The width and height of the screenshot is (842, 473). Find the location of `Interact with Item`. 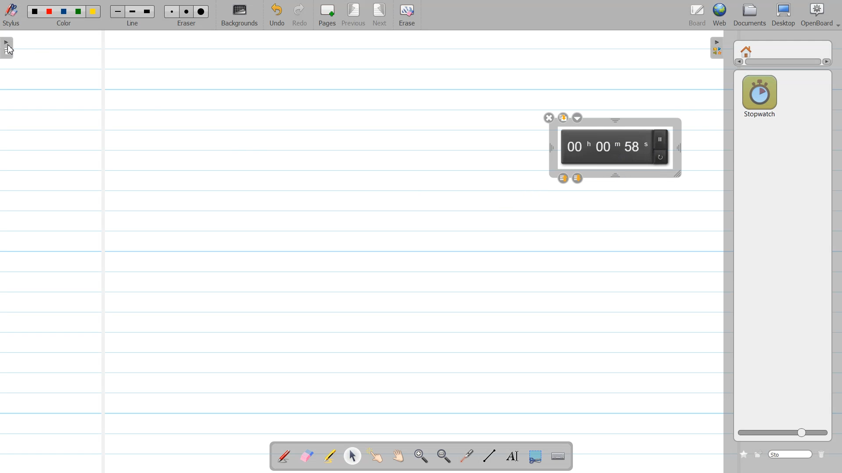

Interact with Item is located at coordinates (377, 456).